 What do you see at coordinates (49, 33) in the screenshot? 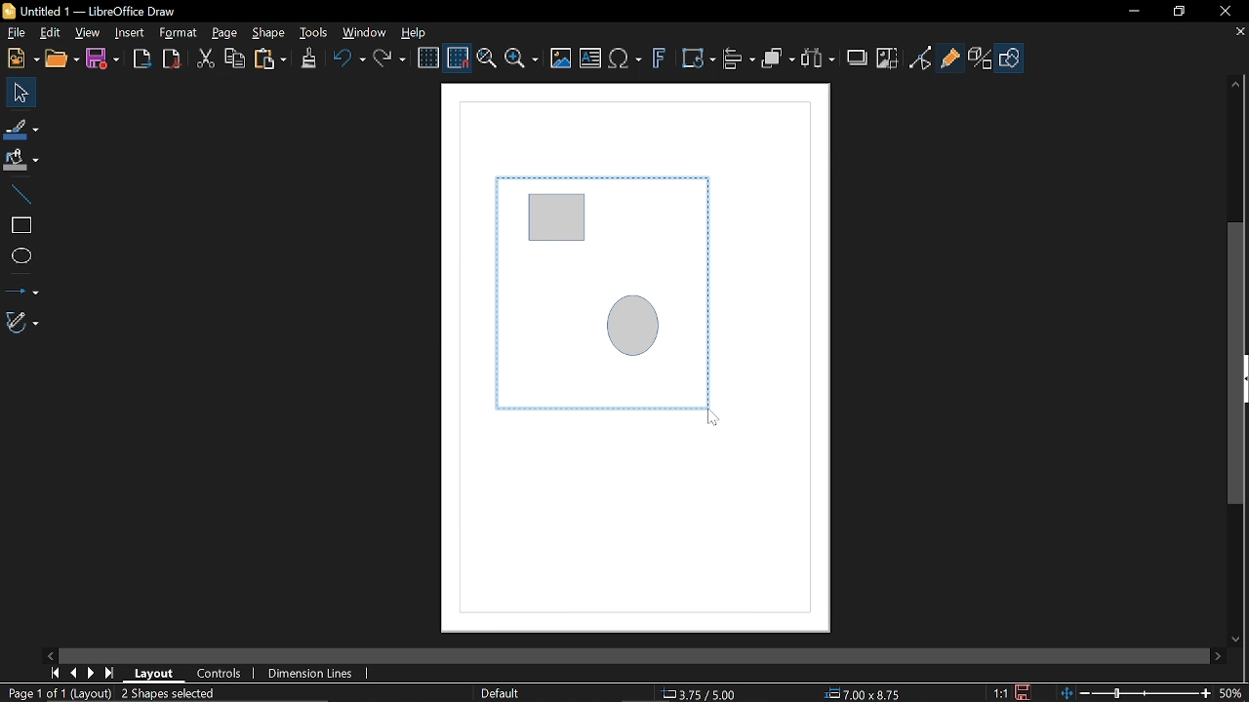
I see `Edit` at bounding box center [49, 33].